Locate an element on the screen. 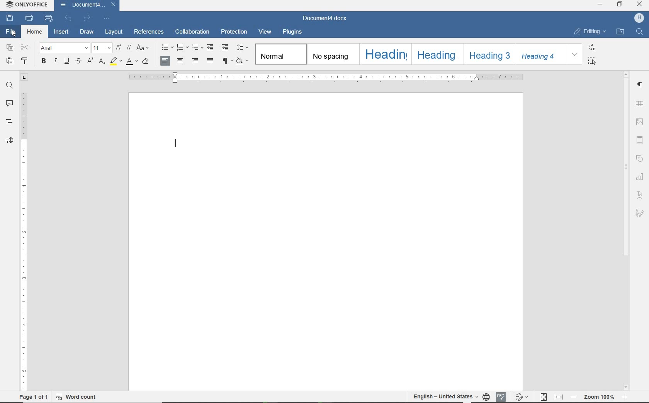 The height and width of the screenshot is (403, 649). multilevel list is located at coordinates (197, 47).